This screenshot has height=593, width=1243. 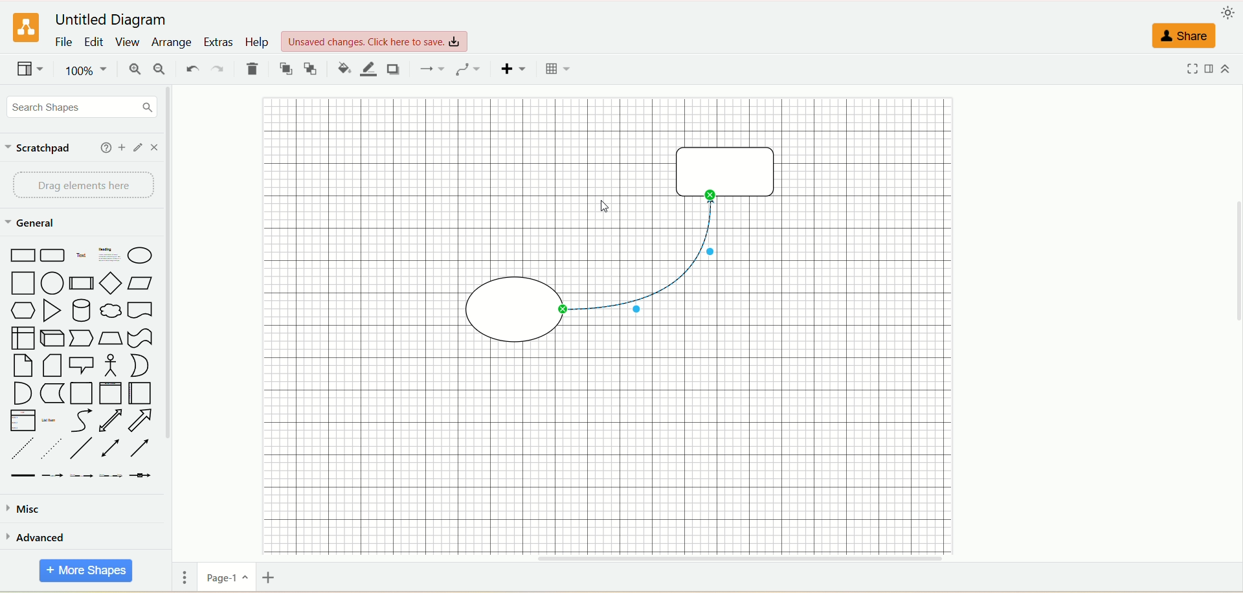 I want to click on zoom in, so click(x=138, y=71).